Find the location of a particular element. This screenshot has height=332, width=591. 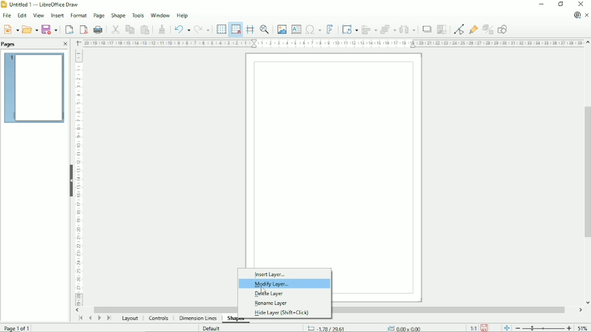

Default is located at coordinates (212, 328).